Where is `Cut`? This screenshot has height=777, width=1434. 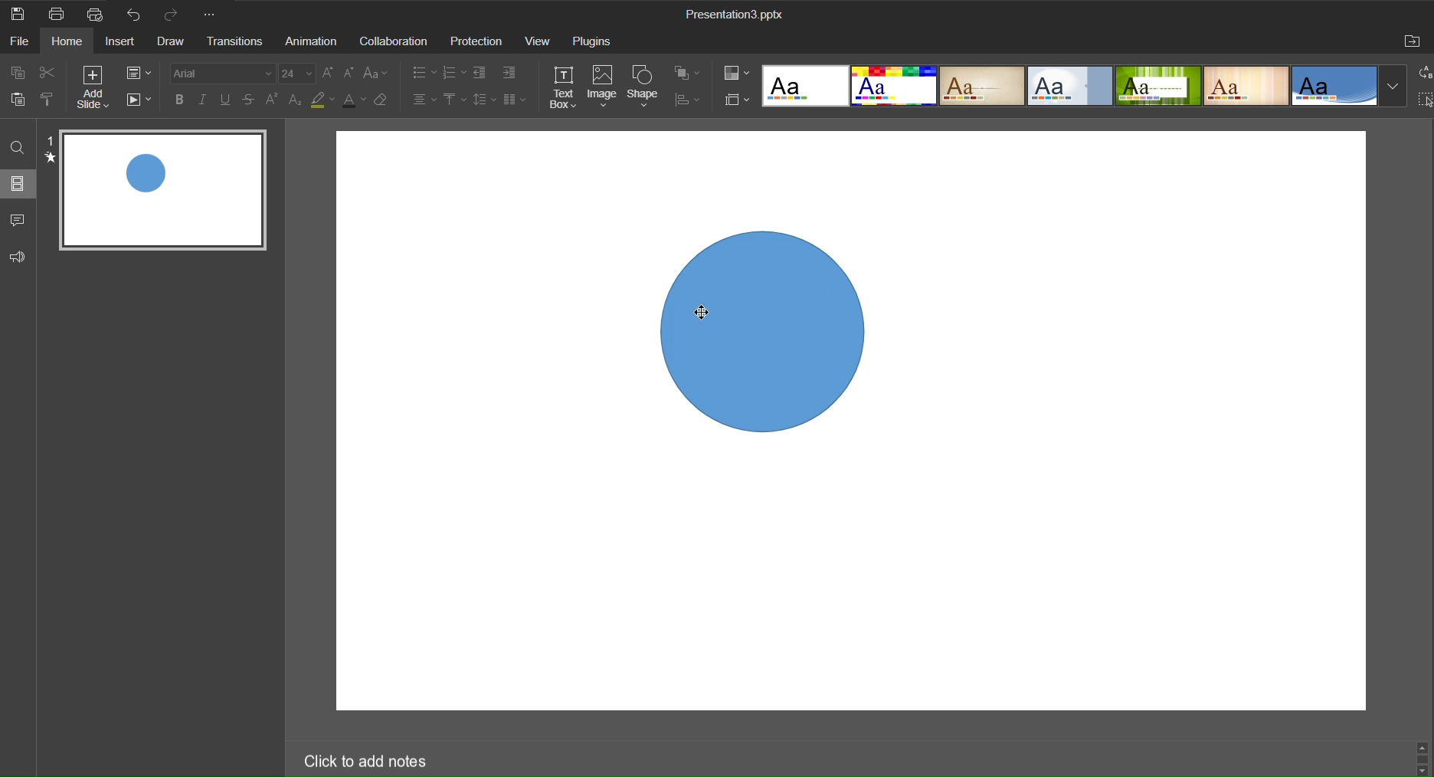
Cut is located at coordinates (52, 74).